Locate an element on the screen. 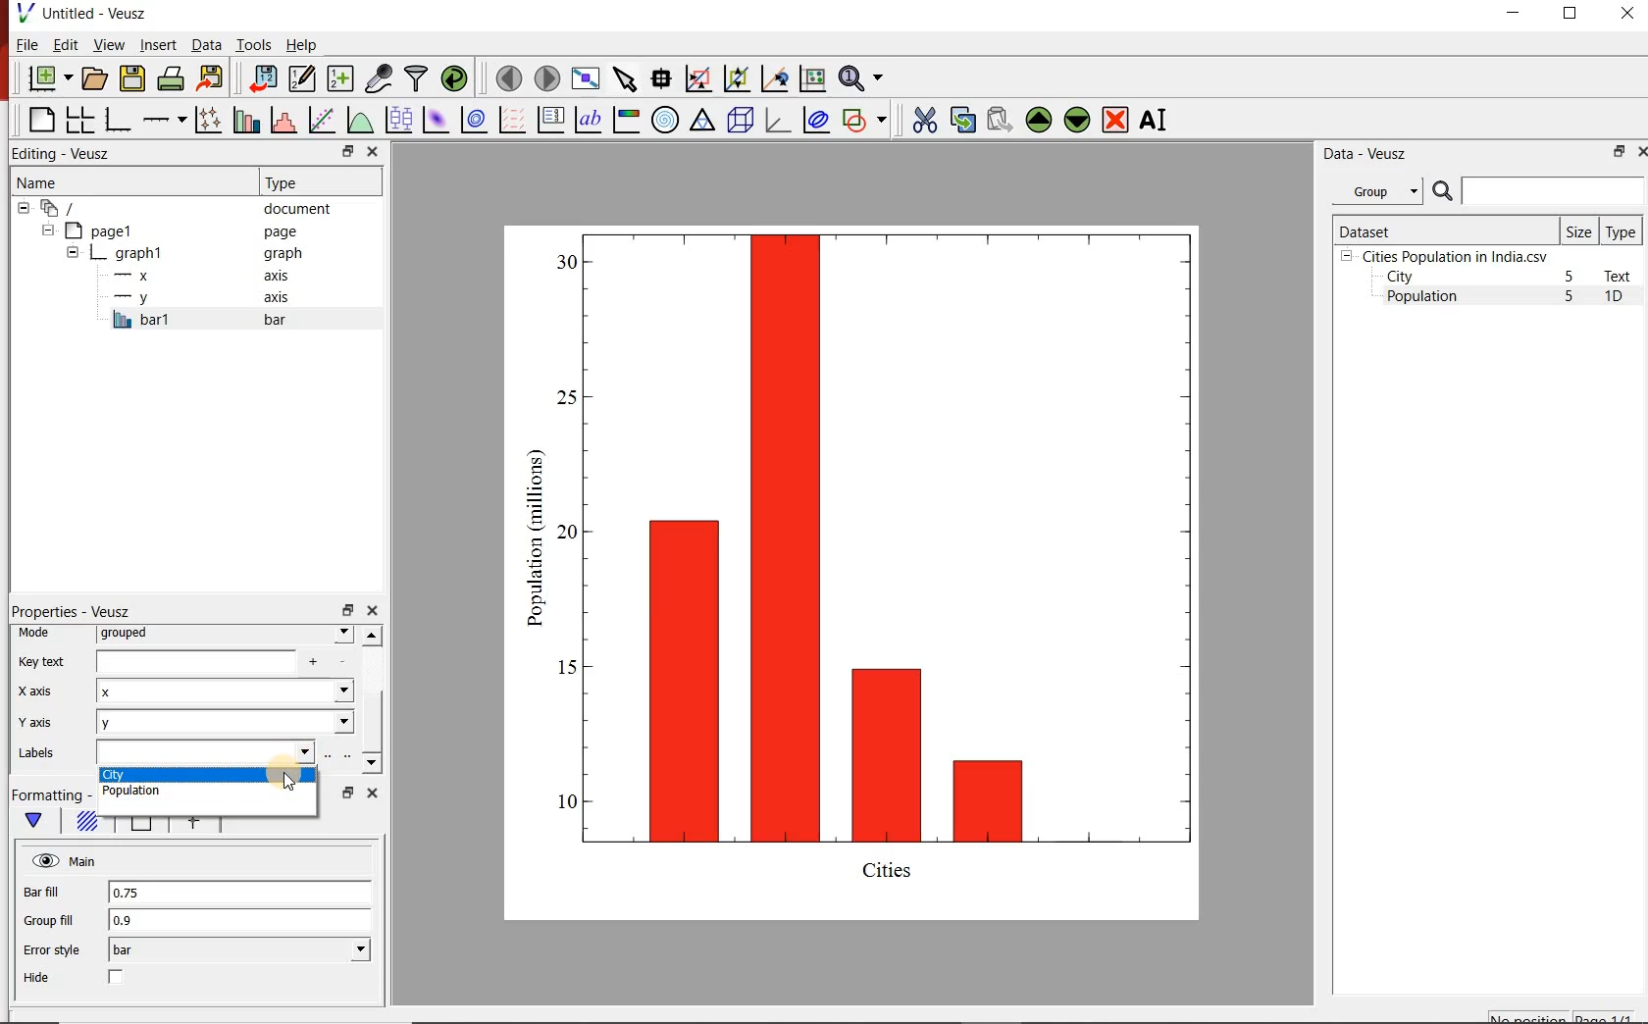 The width and height of the screenshot is (1648, 1024). Cities Population in India.csv is located at coordinates (1453, 256).